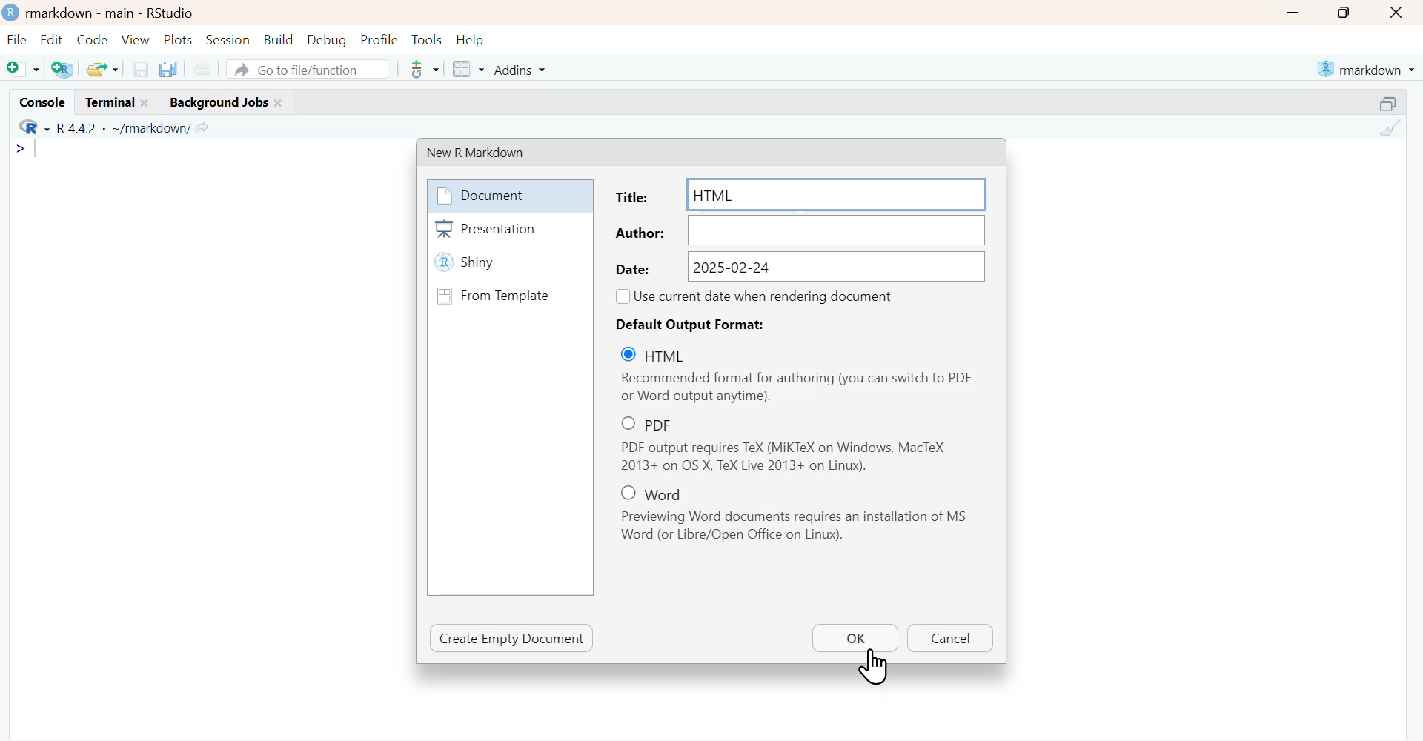 The width and height of the screenshot is (1423, 741). What do you see at coordinates (509, 264) in the screenshot?
I see `Shiny` at bounding box center [509, 264].